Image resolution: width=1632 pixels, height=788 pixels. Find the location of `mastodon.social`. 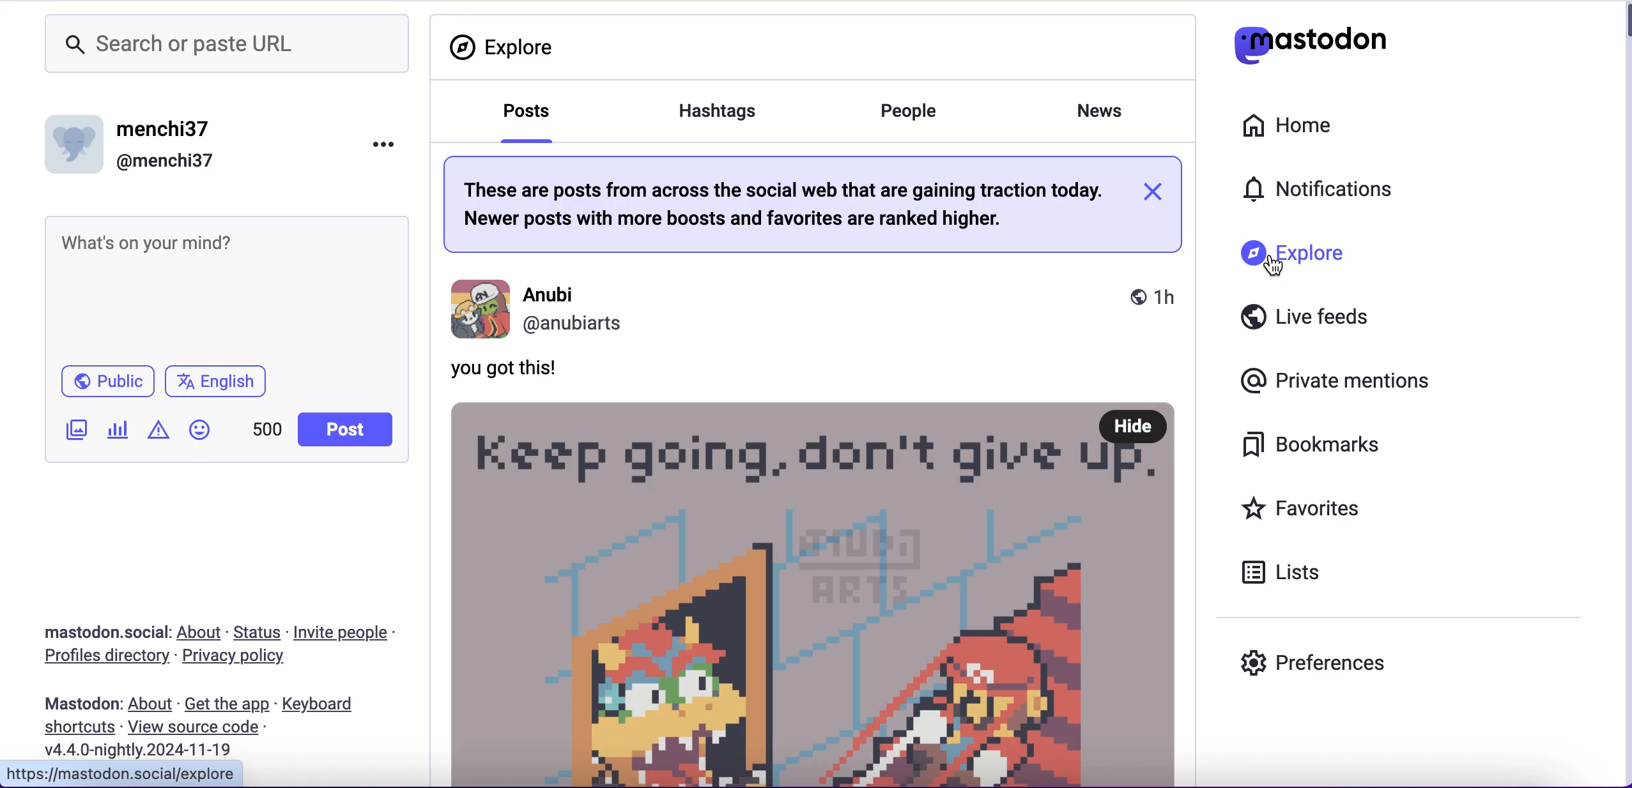

mastodon.social is located at coordinates (105, 633).